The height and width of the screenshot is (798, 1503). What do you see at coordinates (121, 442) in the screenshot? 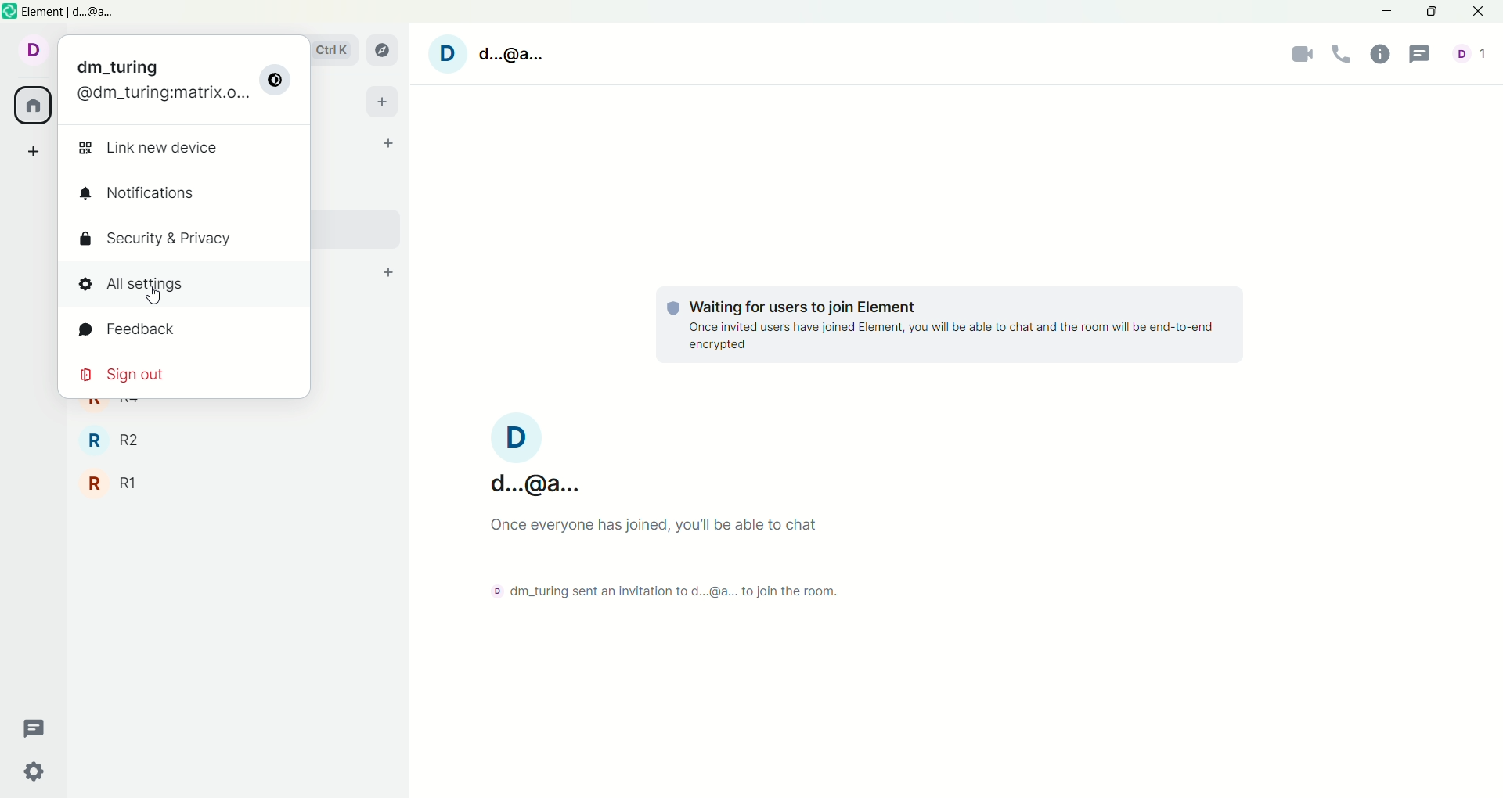
I see `R2` at bounding box center [121, 442].